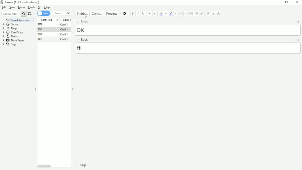  Describe the element at coordinates (64, 29) in the screenshot. I see `Card 1` at that location.